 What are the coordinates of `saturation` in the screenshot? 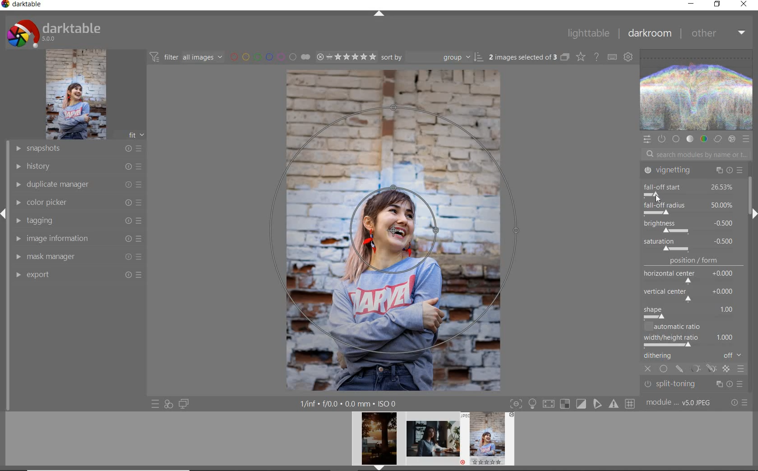 It's located at (690, 245).